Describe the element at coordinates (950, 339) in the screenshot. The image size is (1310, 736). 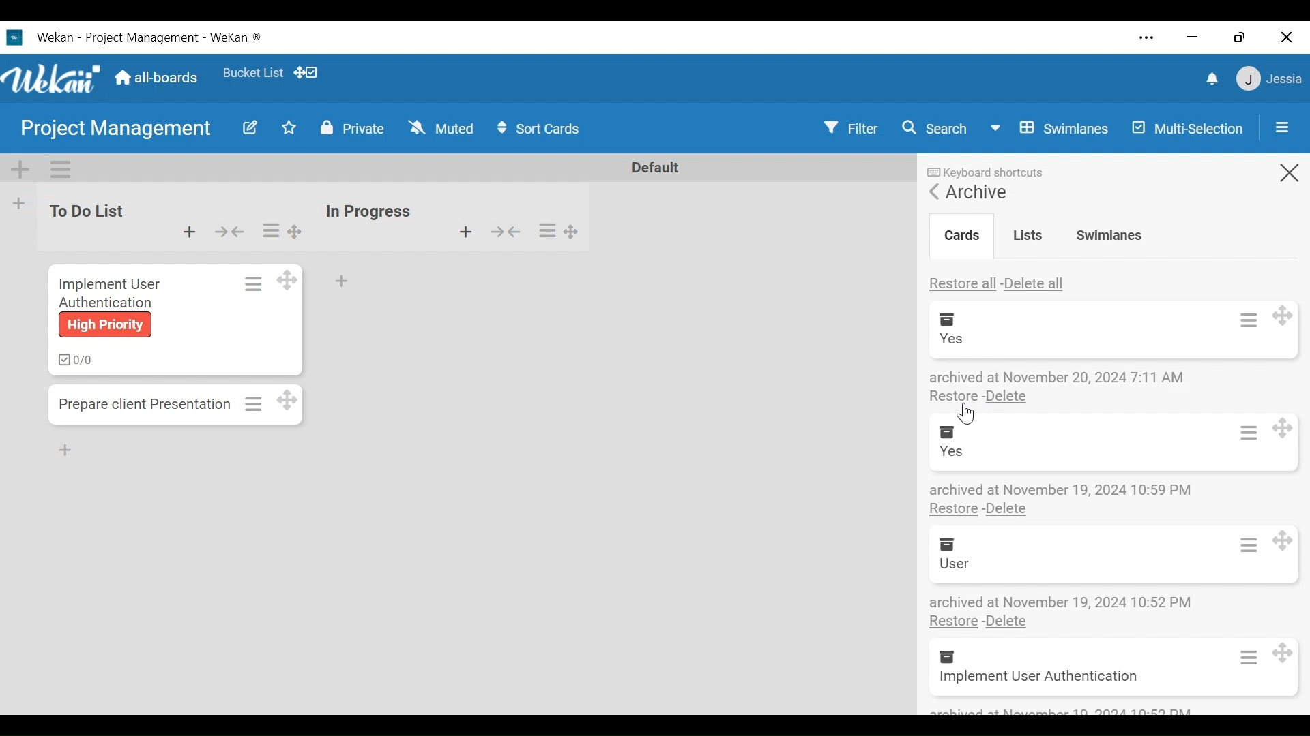
I see `yes` at that location.